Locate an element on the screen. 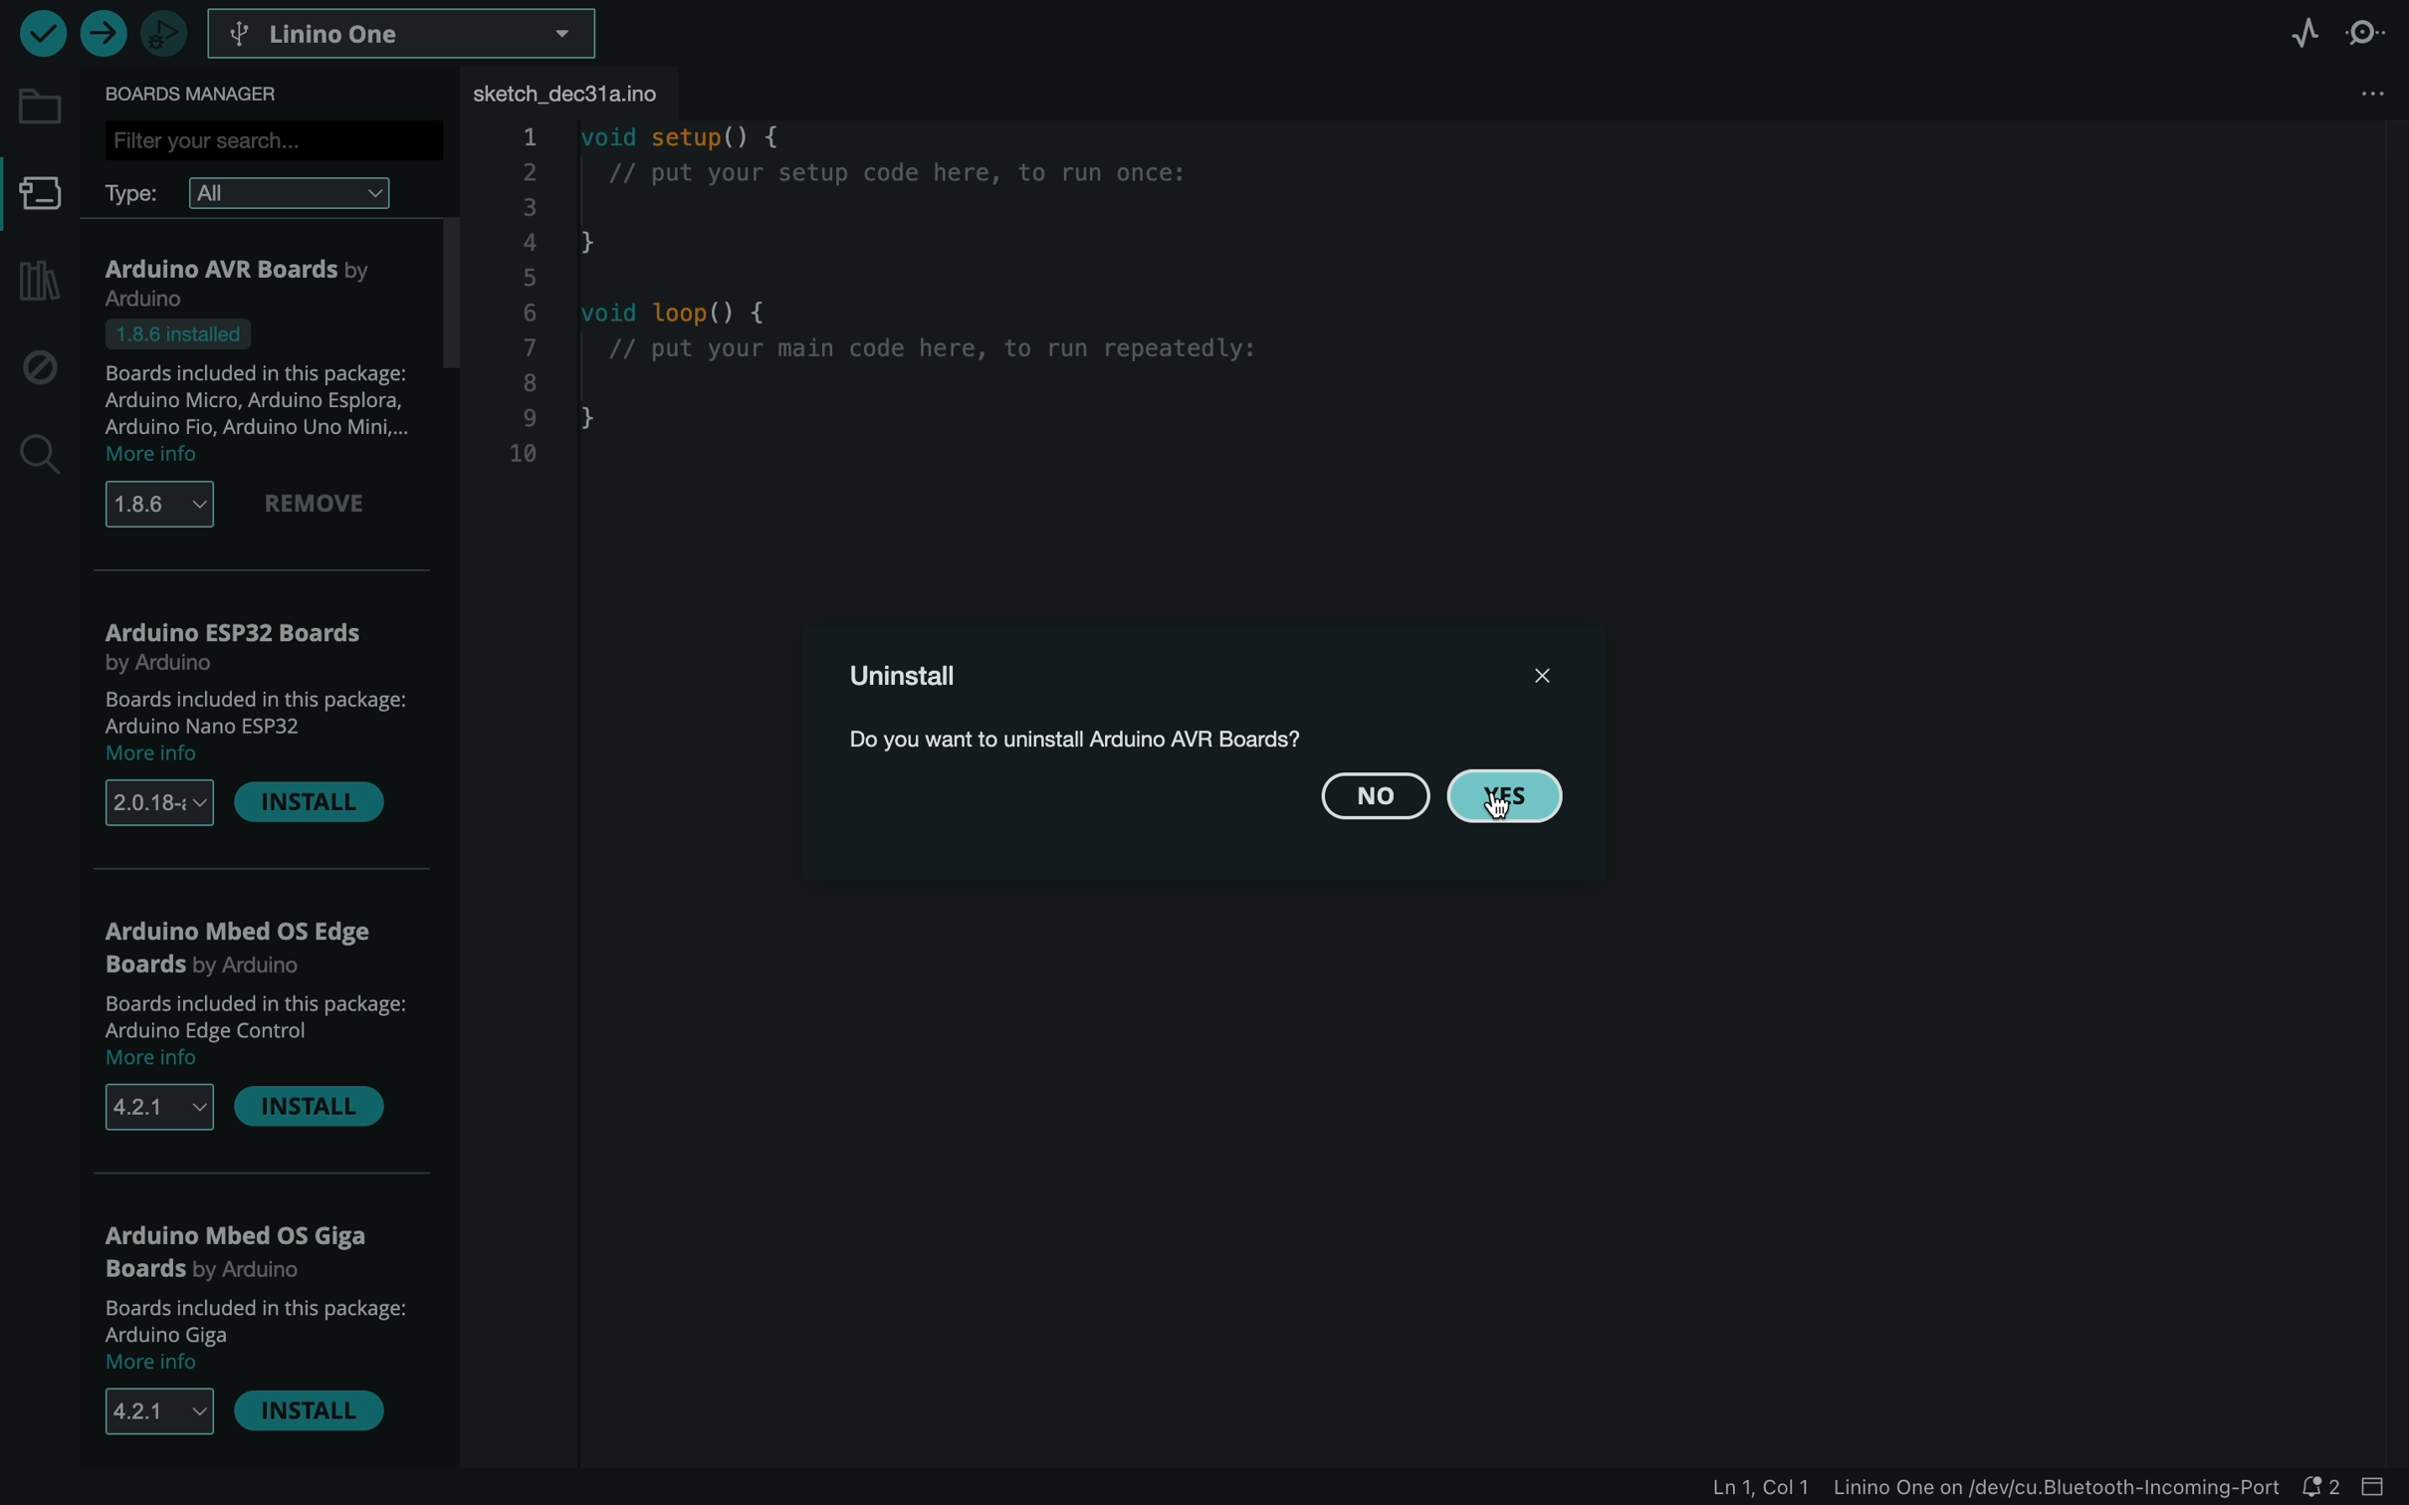 The image size is (2409, 1505). yes is located at coordinates (1508, 796).